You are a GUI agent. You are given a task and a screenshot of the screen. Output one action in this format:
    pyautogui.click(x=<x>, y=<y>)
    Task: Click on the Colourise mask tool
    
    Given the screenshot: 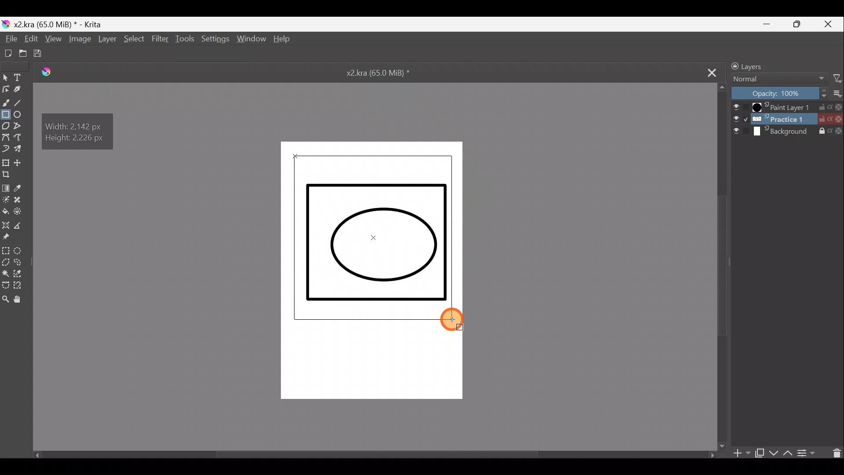 What is the action you would take?
    pyautogui.click(x=5, y=200)
    